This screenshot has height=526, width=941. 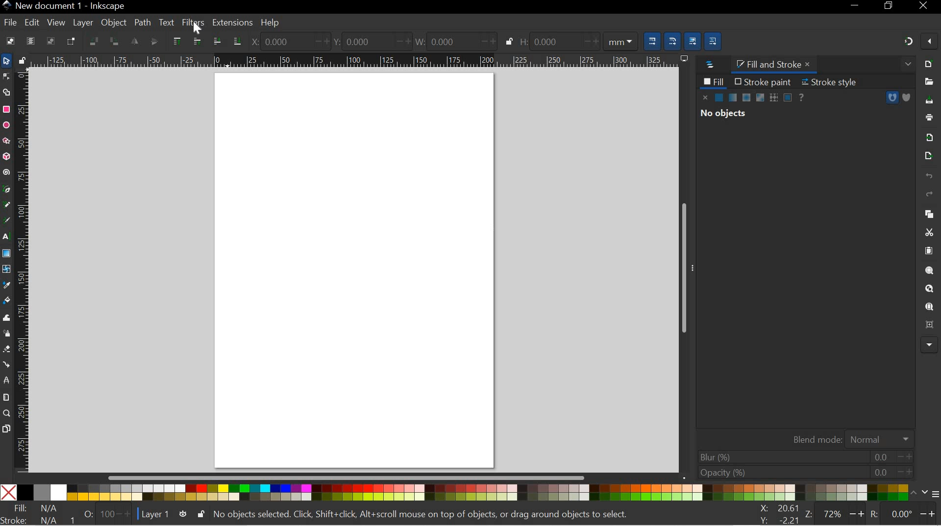 What do you see at coordinates (903, 515) in the screenshot?
I see `ROTATION` at bounding box center [903, 515].